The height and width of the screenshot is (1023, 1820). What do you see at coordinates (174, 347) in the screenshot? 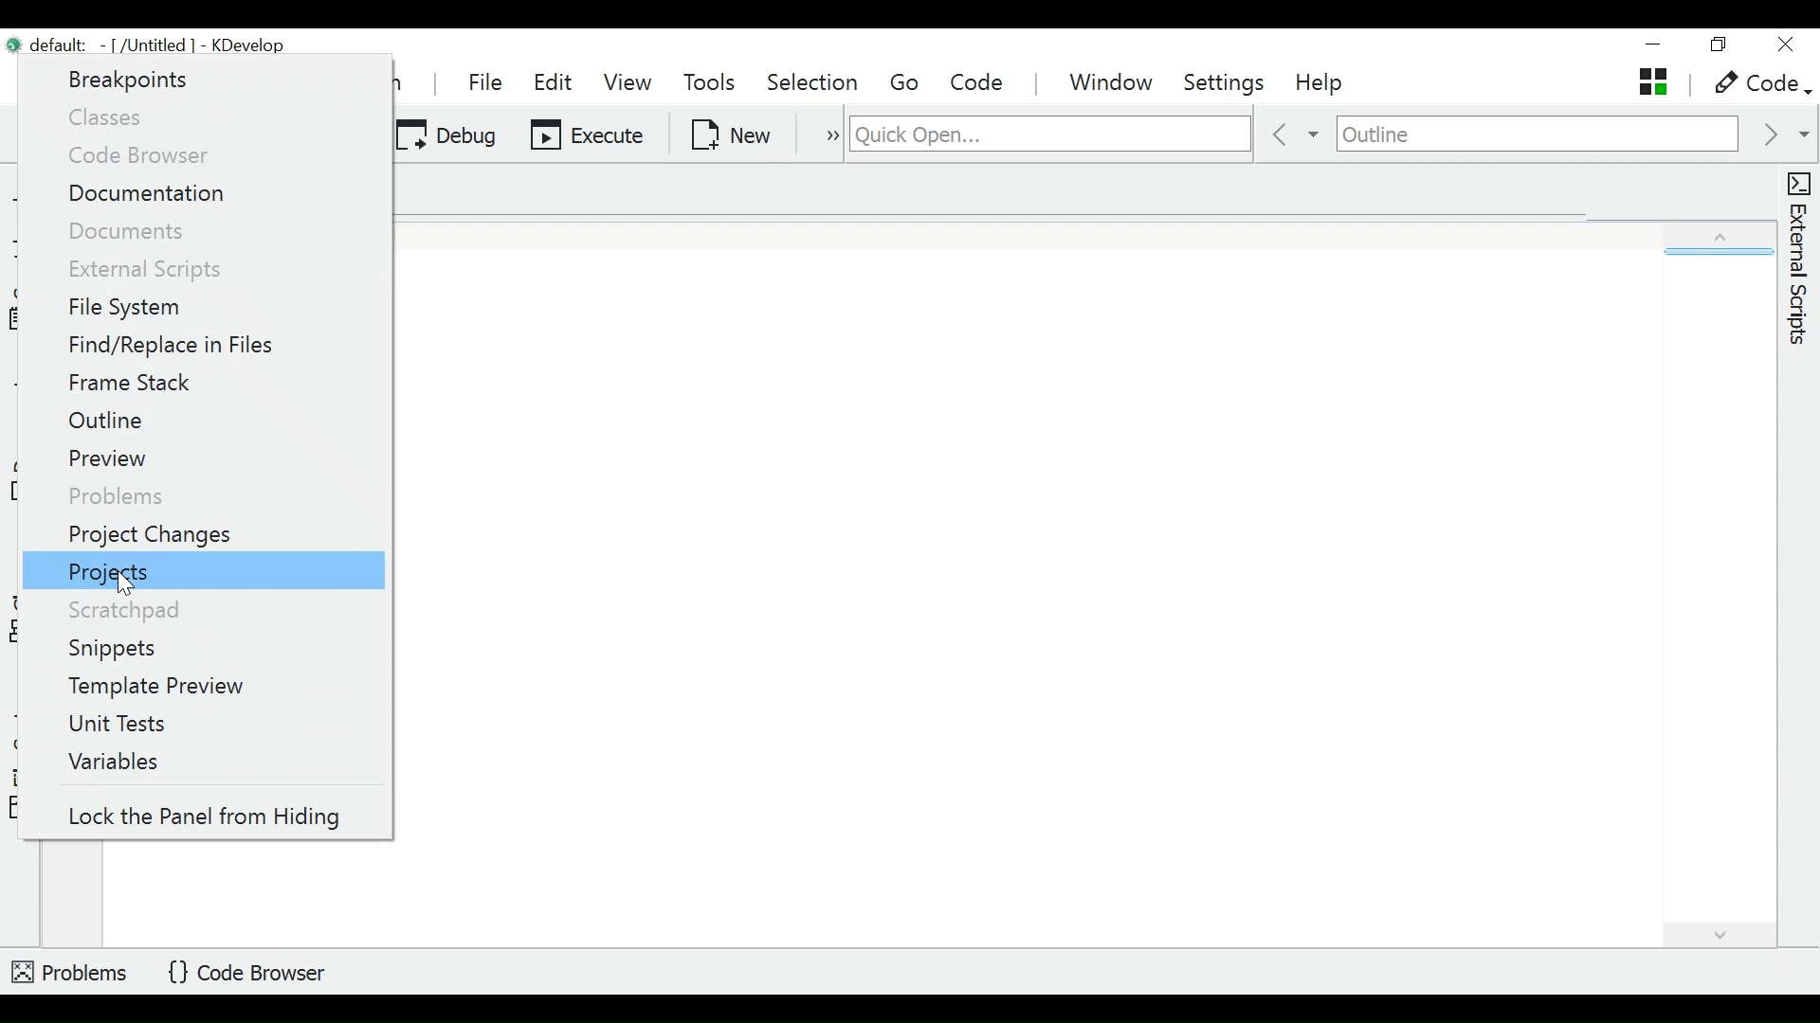
I see `Find/Replace in Files` at bounding box center [174, 347].